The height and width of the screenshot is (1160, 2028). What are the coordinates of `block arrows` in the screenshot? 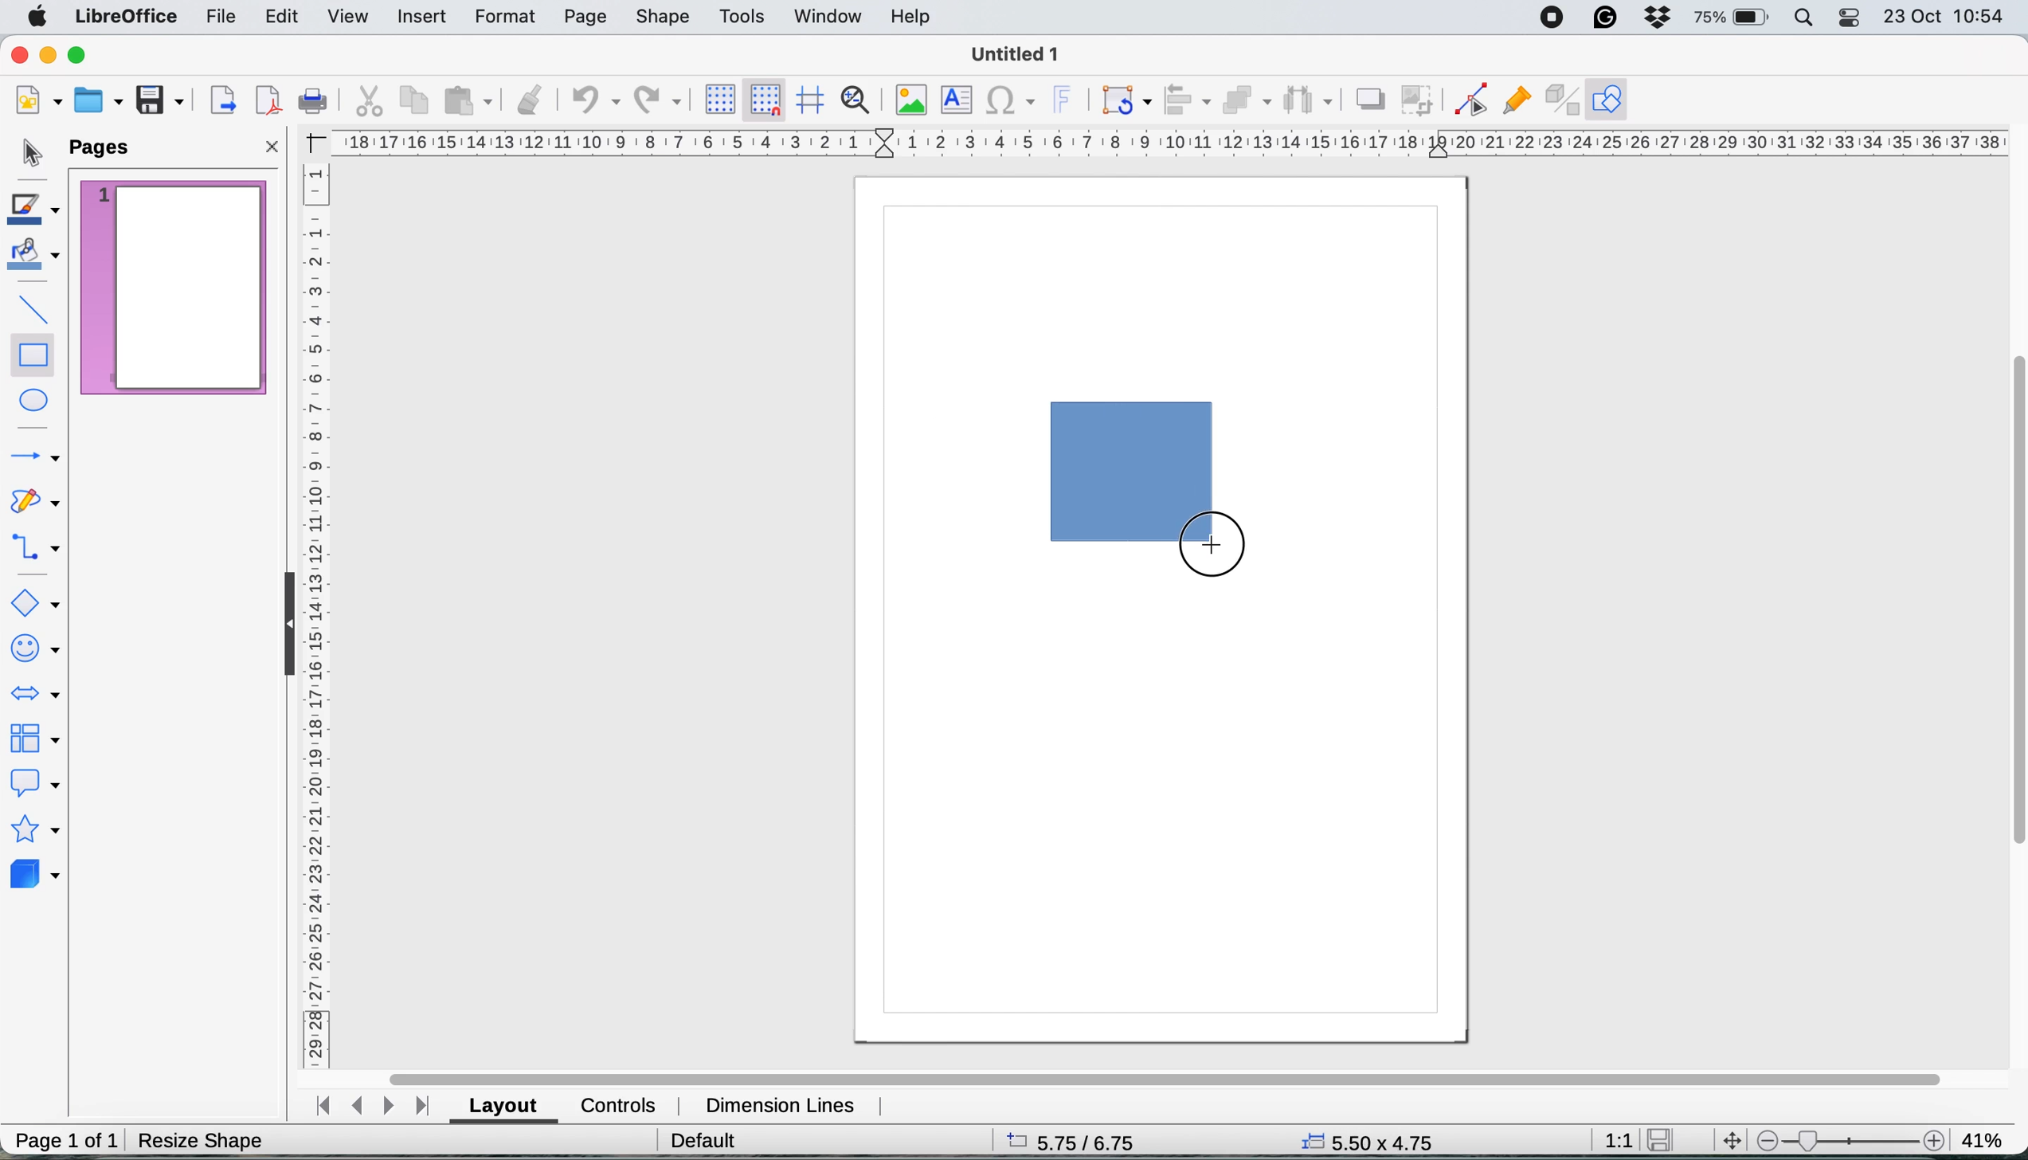 It's located at (37, 698).